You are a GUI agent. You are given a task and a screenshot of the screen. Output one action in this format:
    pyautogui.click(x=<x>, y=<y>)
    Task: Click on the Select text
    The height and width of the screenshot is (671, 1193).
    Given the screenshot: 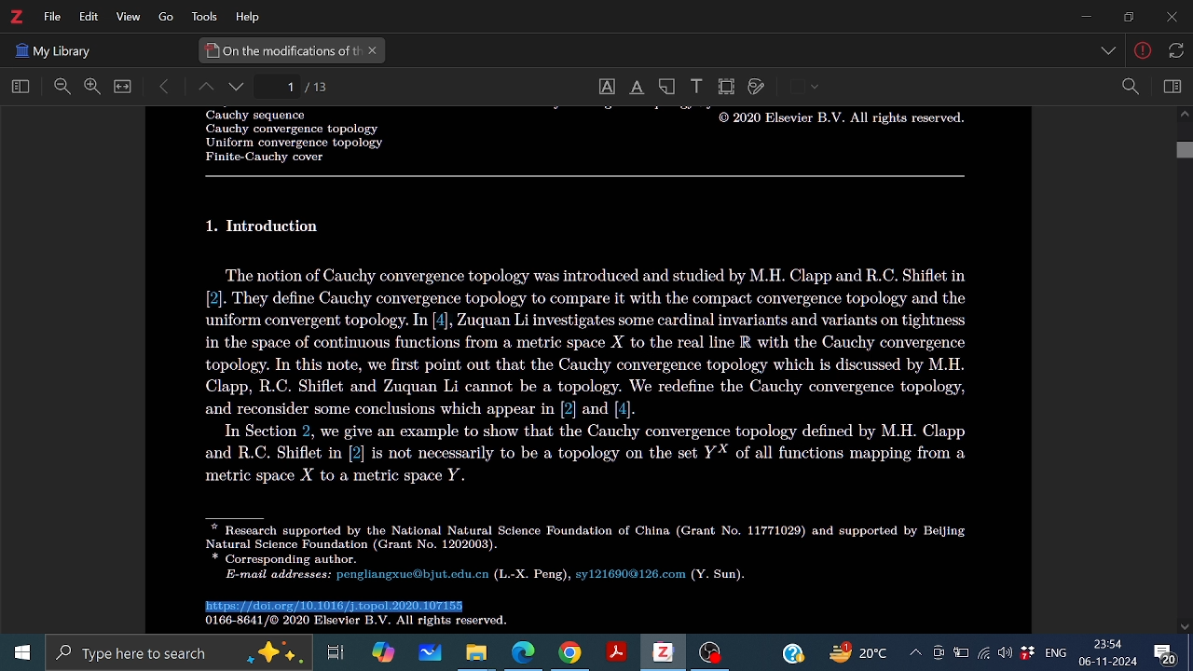 What is the action you would take?
    pyautogui.click(x=606, y=87)
    